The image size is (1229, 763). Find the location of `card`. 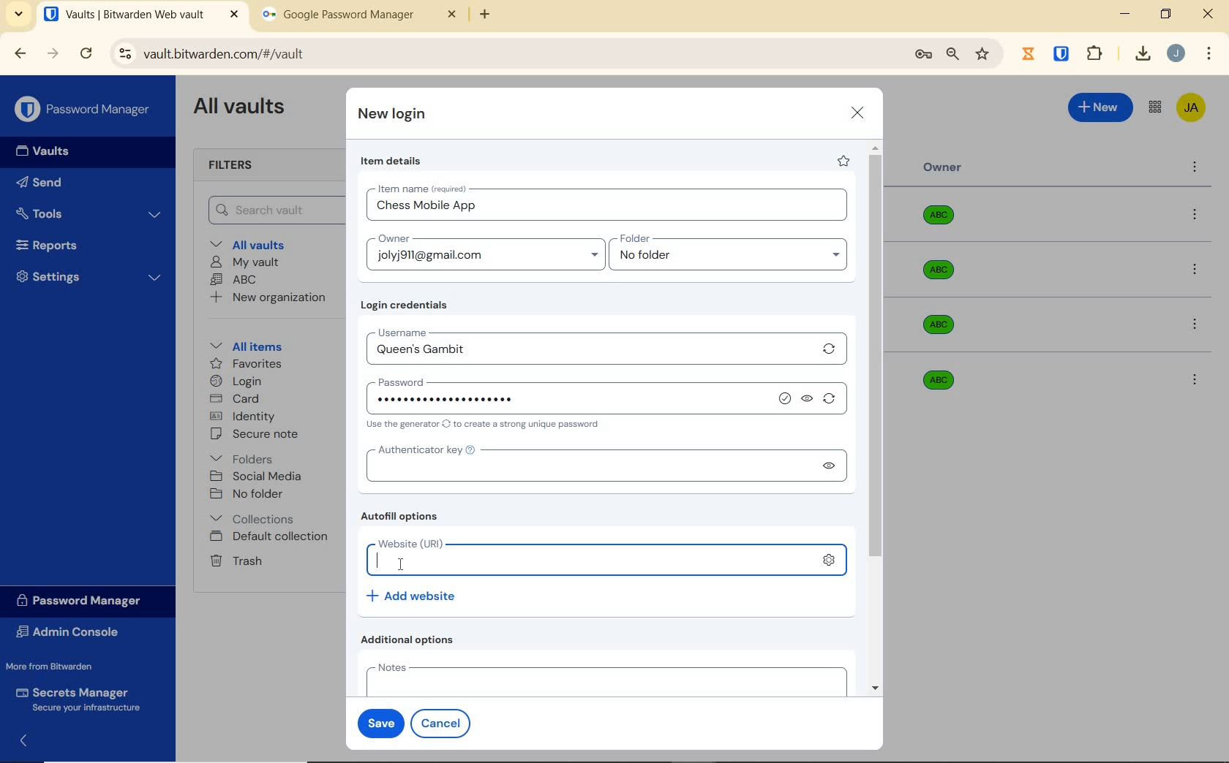

card is located at coordinates (234, 400).